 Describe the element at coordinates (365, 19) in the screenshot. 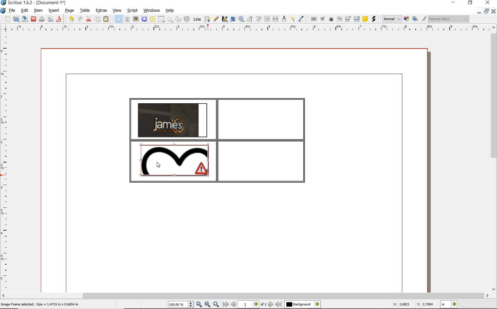

I see `text annotation` at that location.